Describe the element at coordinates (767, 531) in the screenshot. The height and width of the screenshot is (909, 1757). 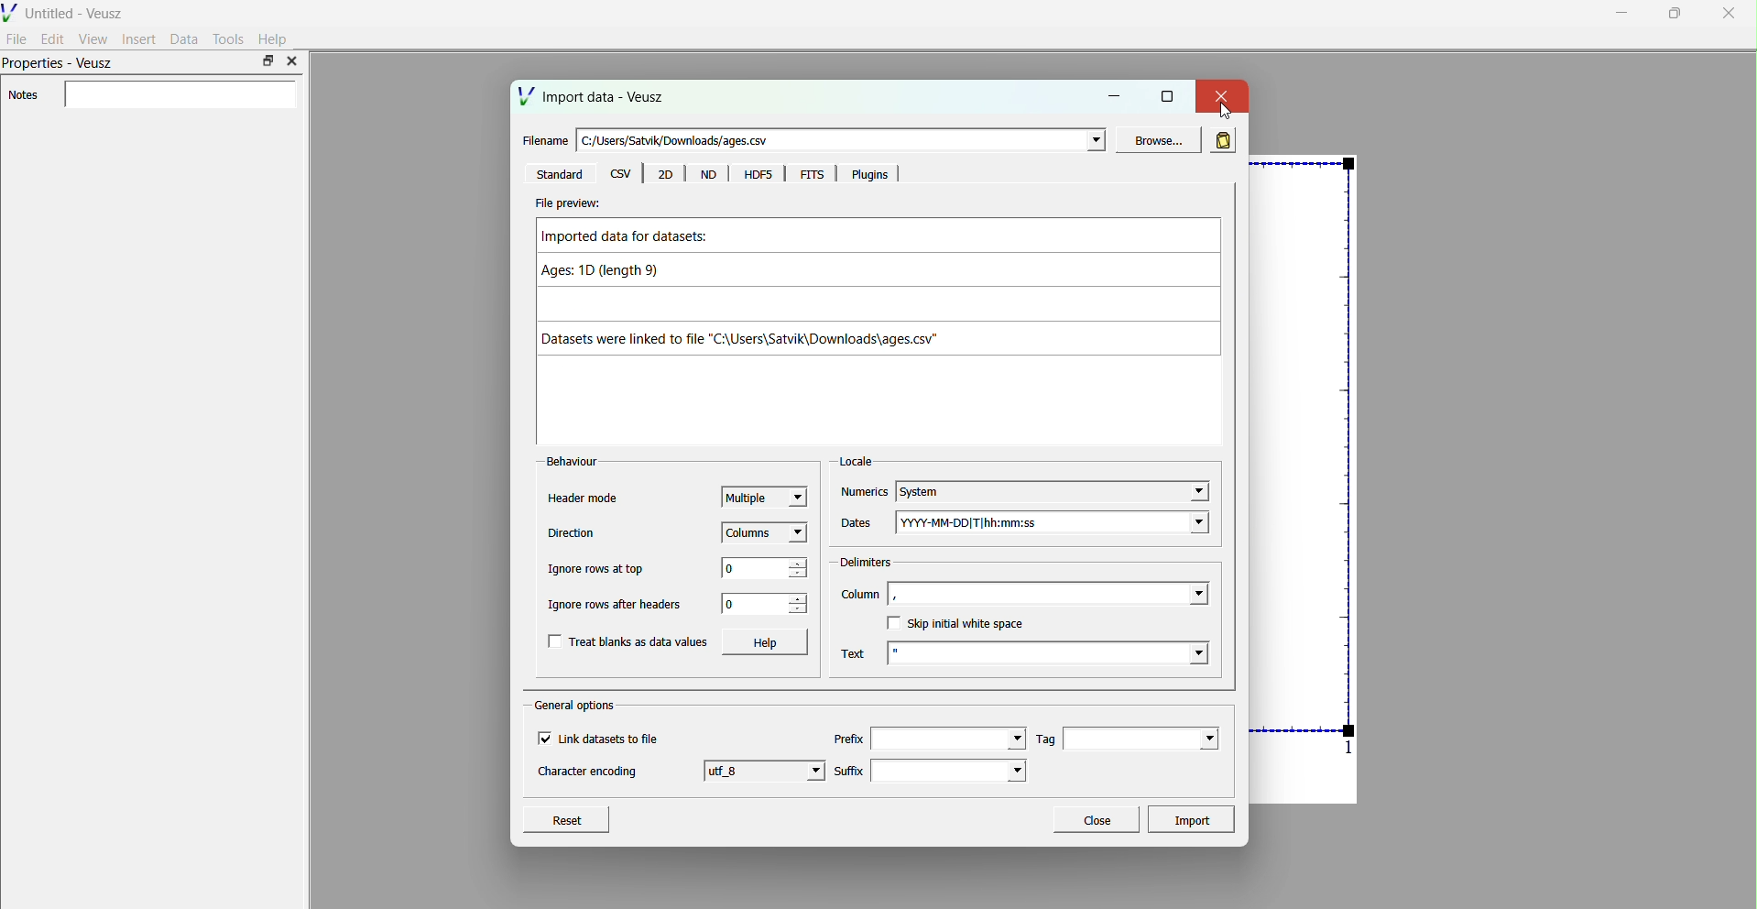
I see `Columns` at that location.